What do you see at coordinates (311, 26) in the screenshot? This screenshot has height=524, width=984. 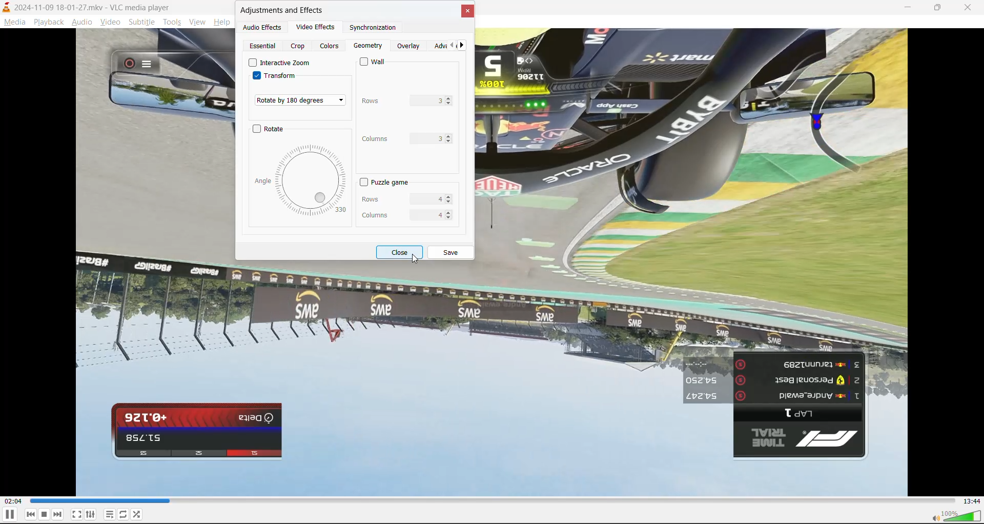 I see `video effects` at bounding box center [311, 26].